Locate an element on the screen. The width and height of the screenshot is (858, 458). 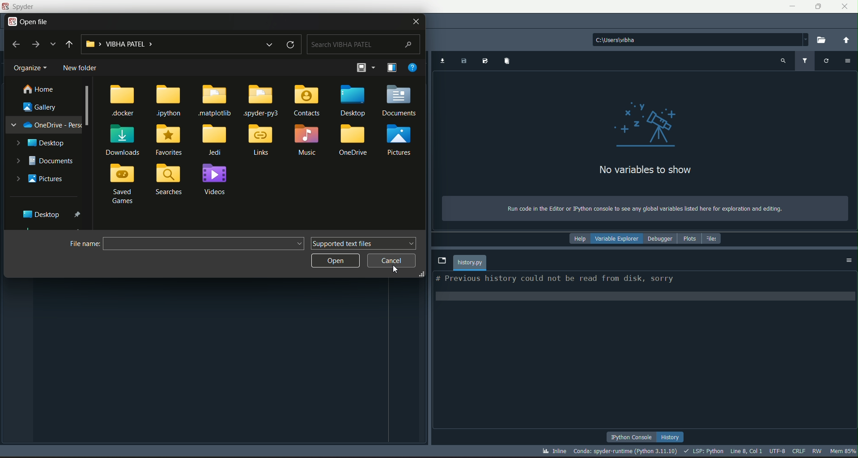
back is located at coordinates (17, 44).